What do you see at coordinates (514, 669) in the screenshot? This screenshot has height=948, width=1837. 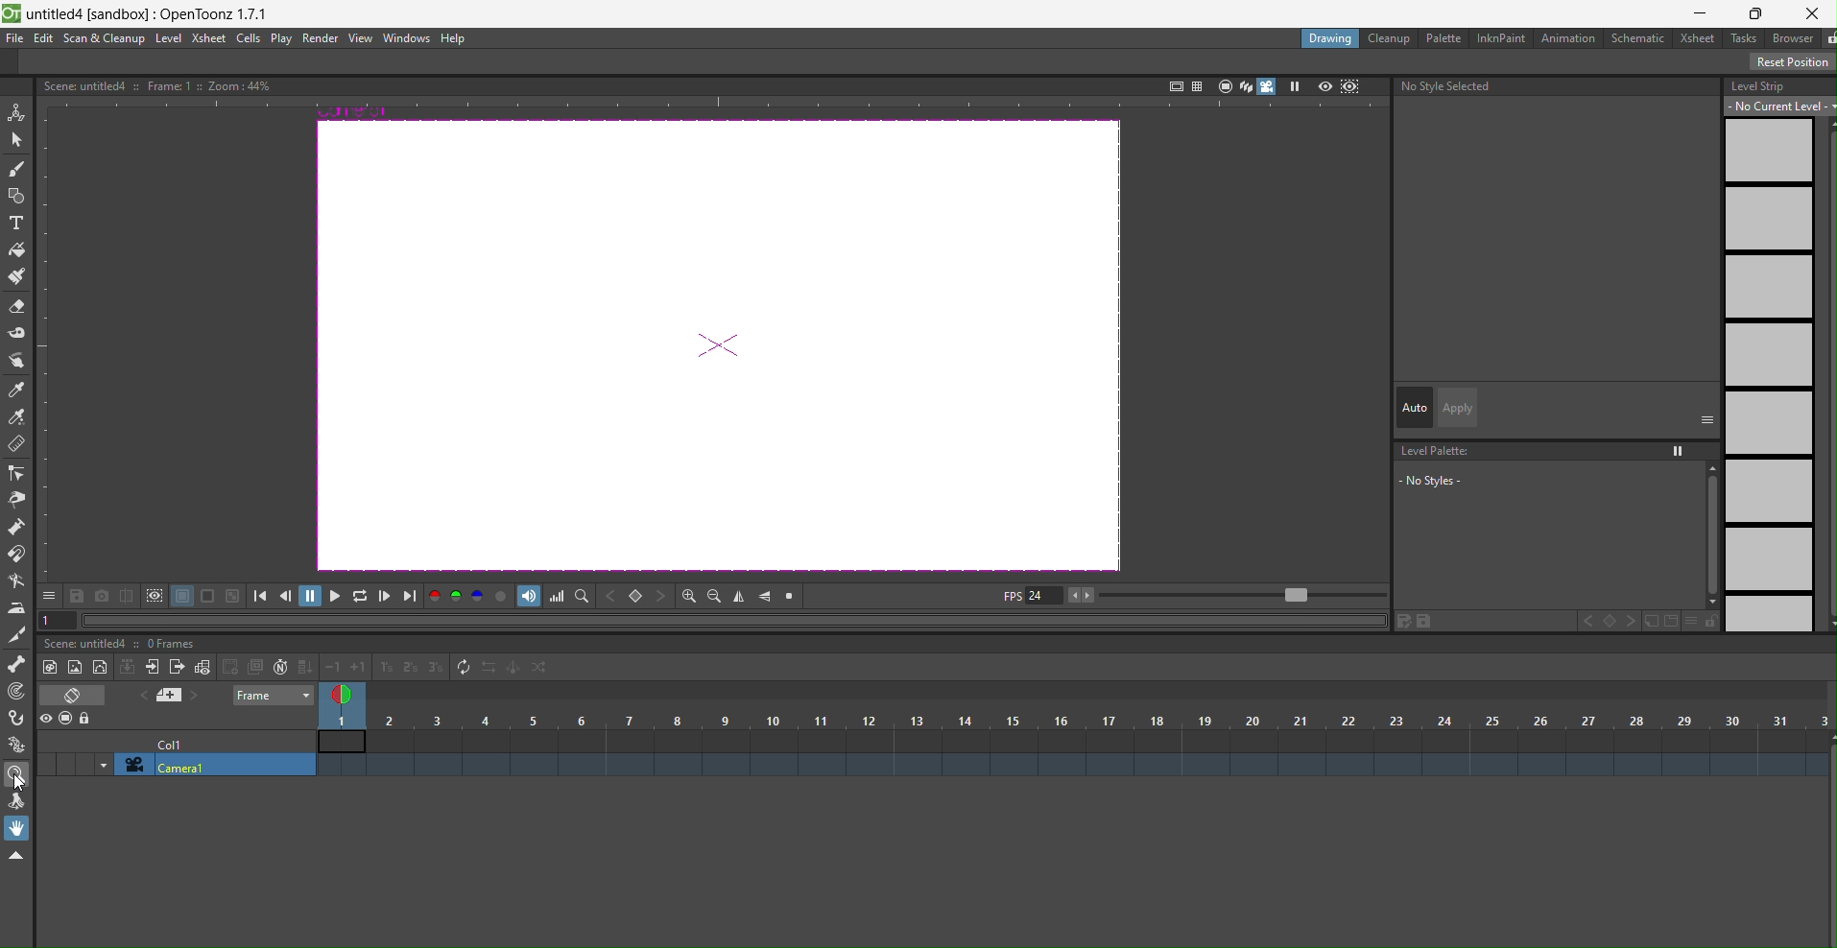 I see `` at bounding box center [514, 669].